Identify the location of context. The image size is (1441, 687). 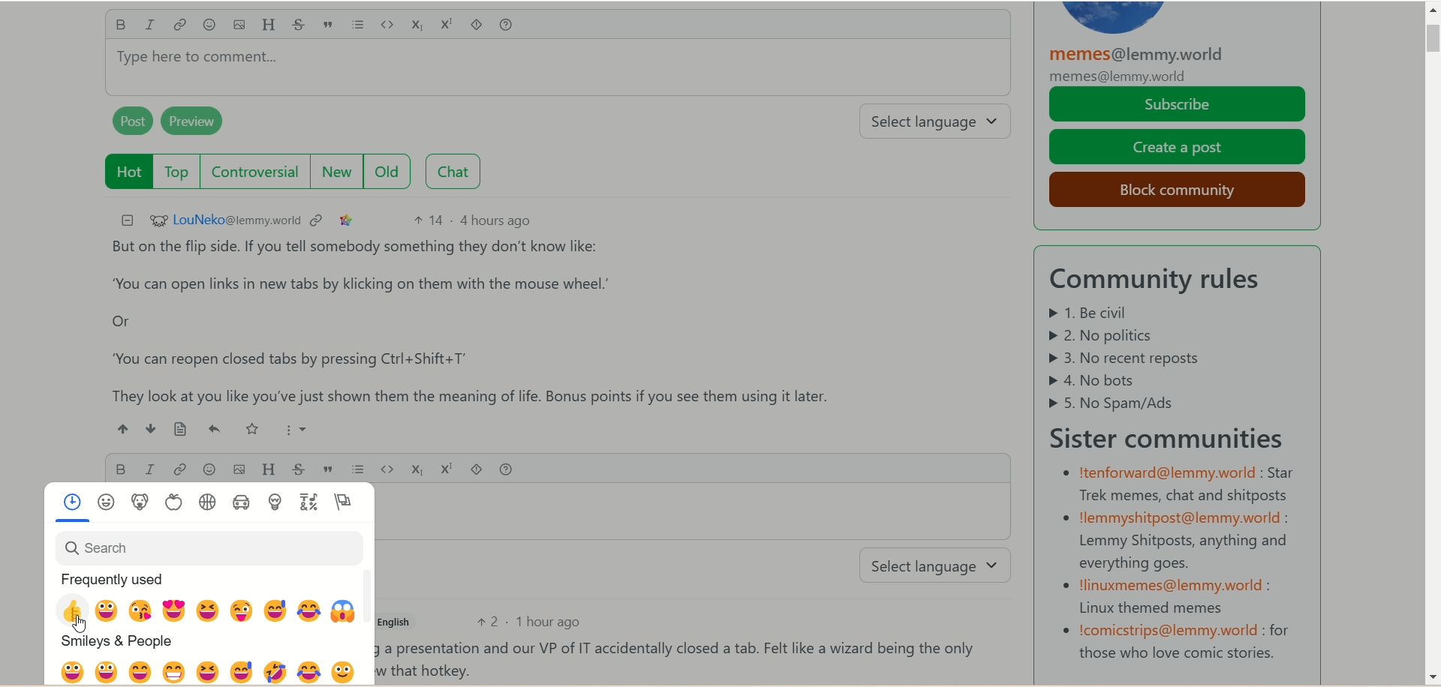
(319, 219).